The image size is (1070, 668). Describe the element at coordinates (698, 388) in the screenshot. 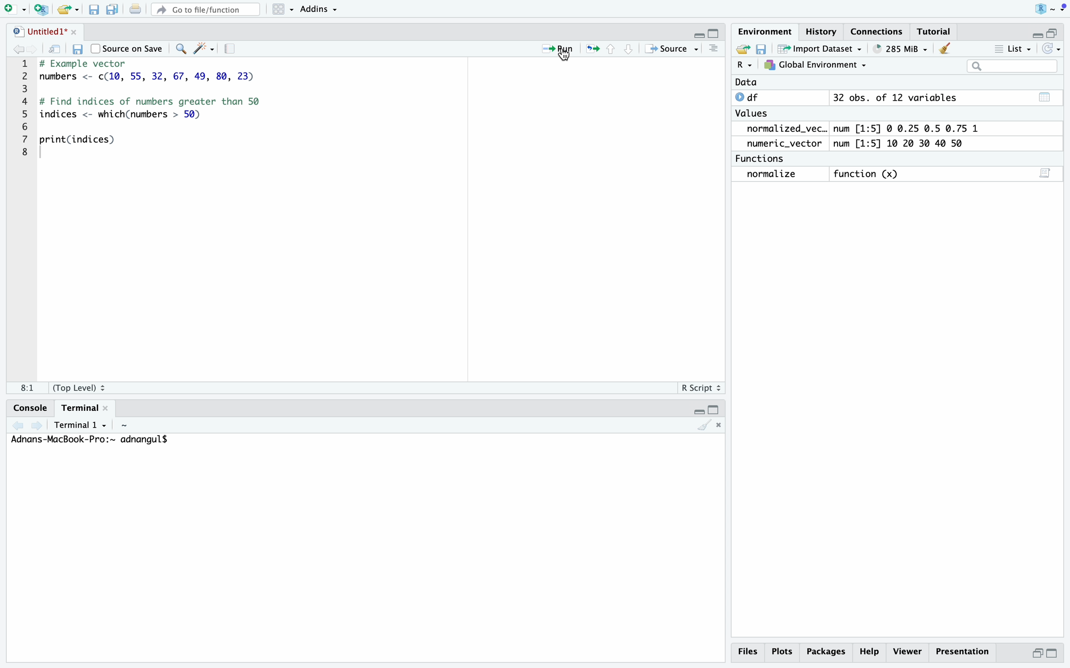

I see `R Script` at that location.